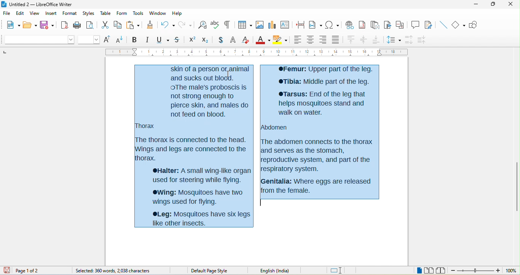  I want to click on view, so click(35, 13).